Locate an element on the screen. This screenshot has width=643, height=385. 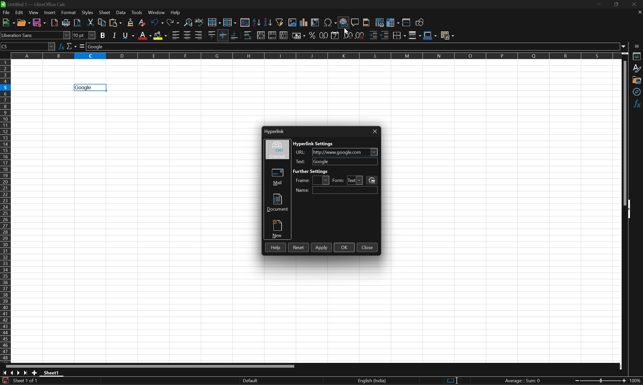
Add new sheet is located at coordinates (35, 373).